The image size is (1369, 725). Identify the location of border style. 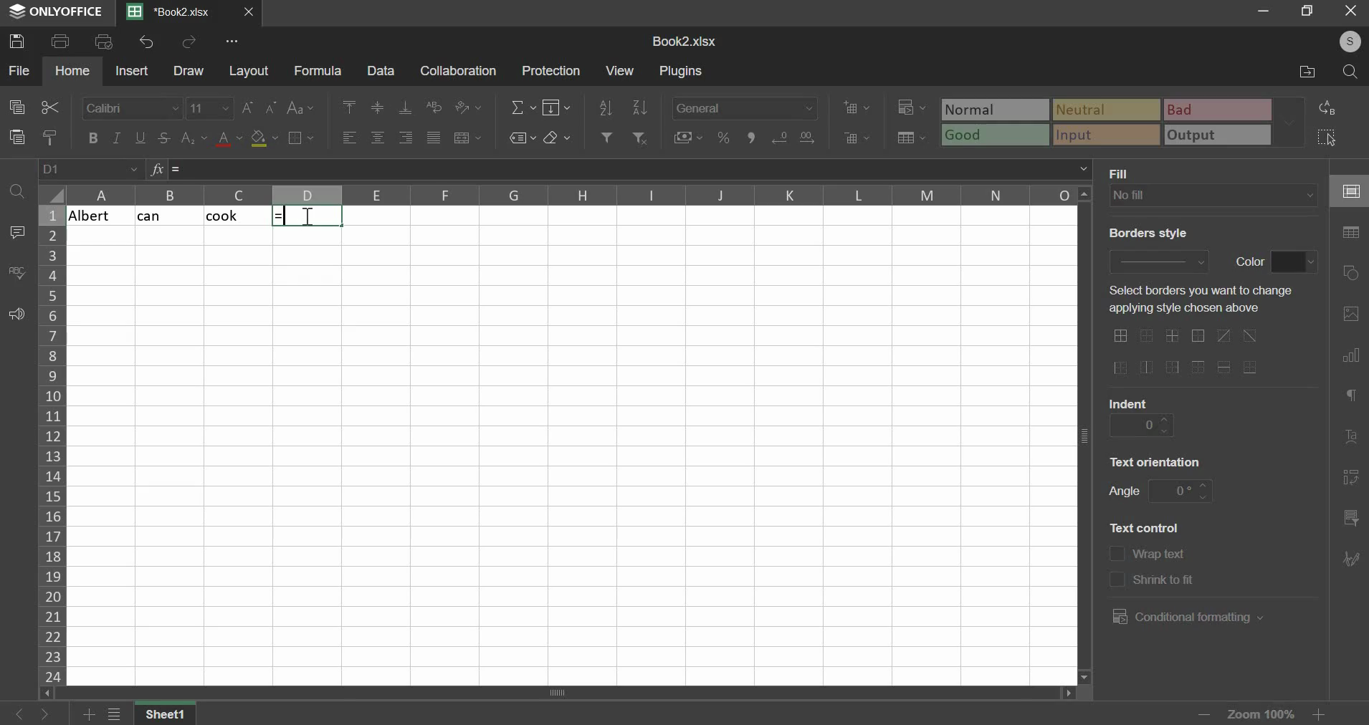
(1158, 259).